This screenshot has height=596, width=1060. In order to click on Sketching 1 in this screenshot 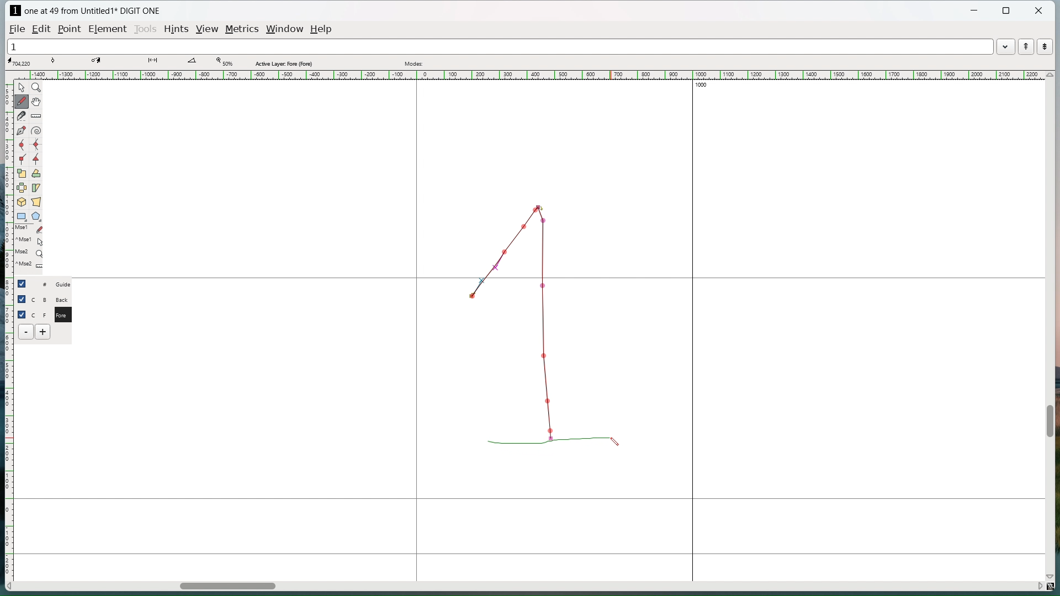, I will do `click(532, 321)`.